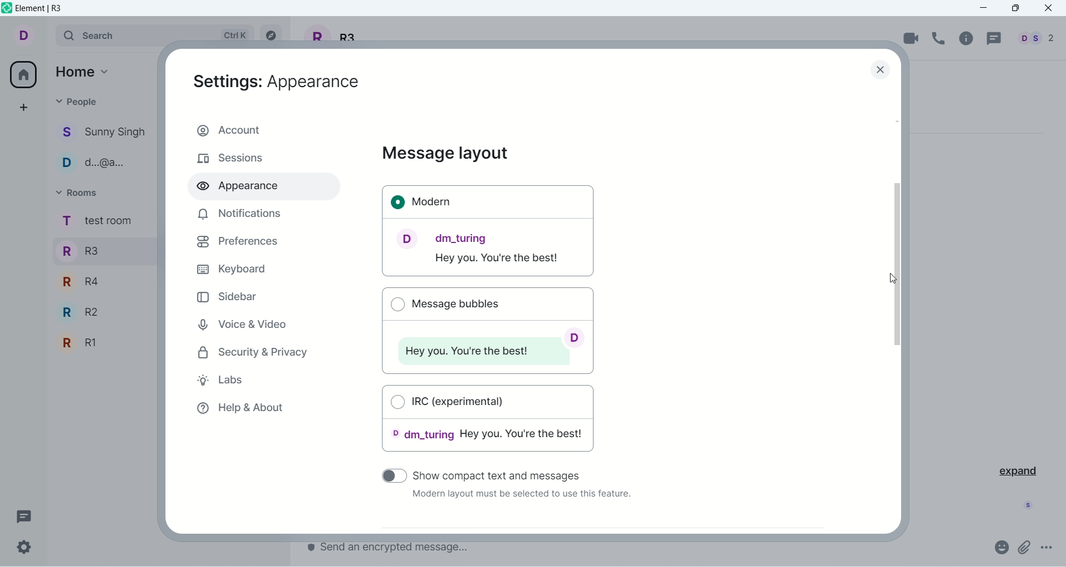  What do you see at coordinates (900, 323) in the screenshot?
I see `vertical scroll bar` at bounding box center [900, 323].